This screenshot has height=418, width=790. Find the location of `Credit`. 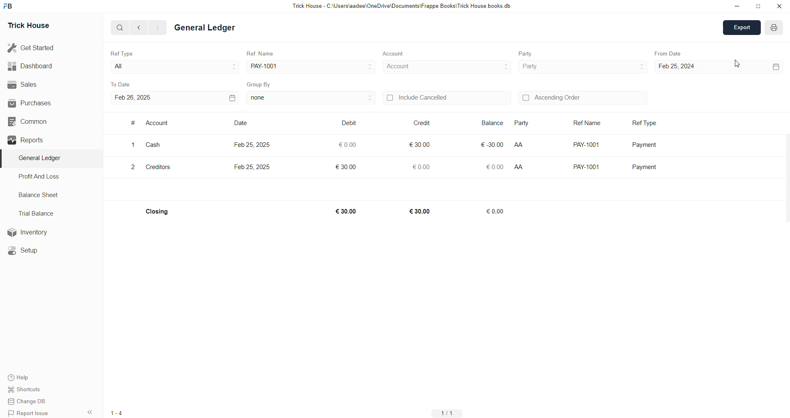

Credit is located at coordinates (422, 123).